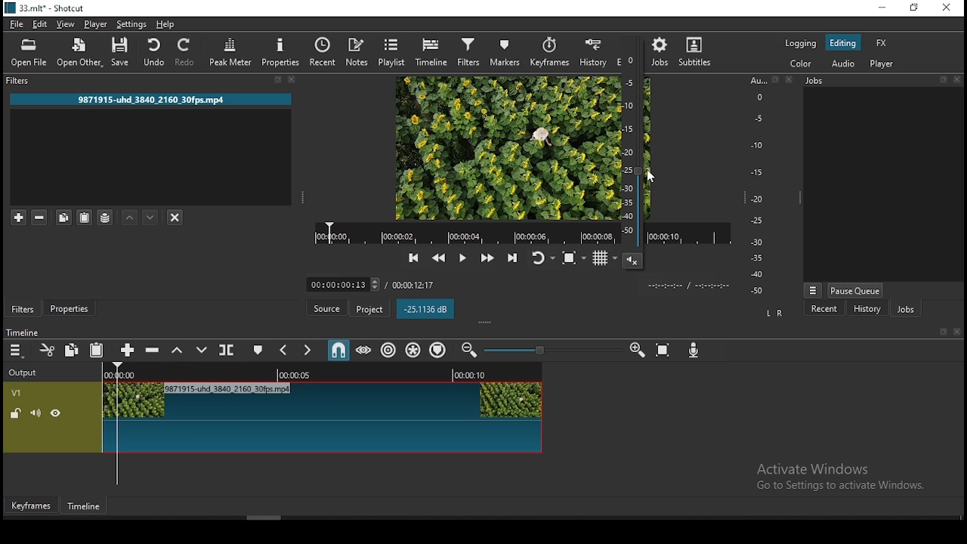 The height and width of the screenshot is (544, 967). What do you see at coordinates (323, 52) in the screenshot?
I see `split at playhead` at bounding box center [323, 52].